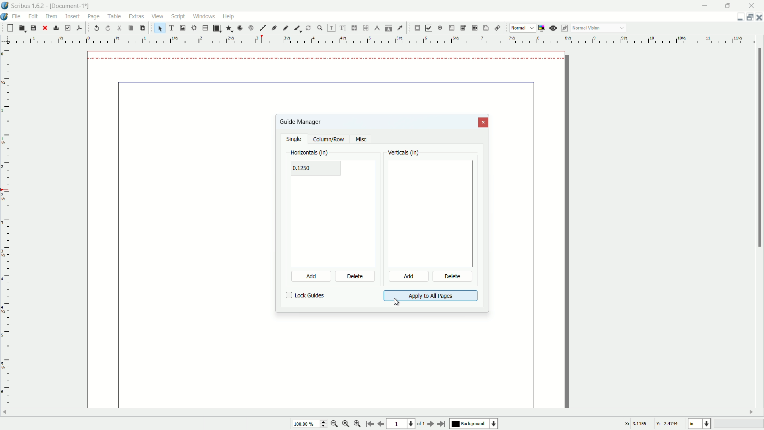 The image size is (764, 430). I want to click on close, so click(45, 28).